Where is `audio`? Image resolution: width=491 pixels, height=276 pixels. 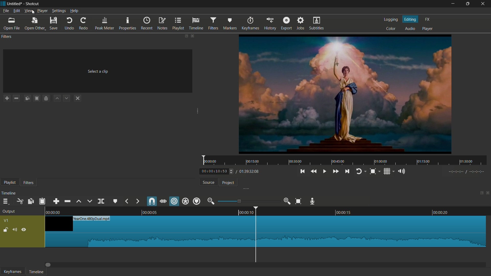 audio is located at coordinates (410, 28).